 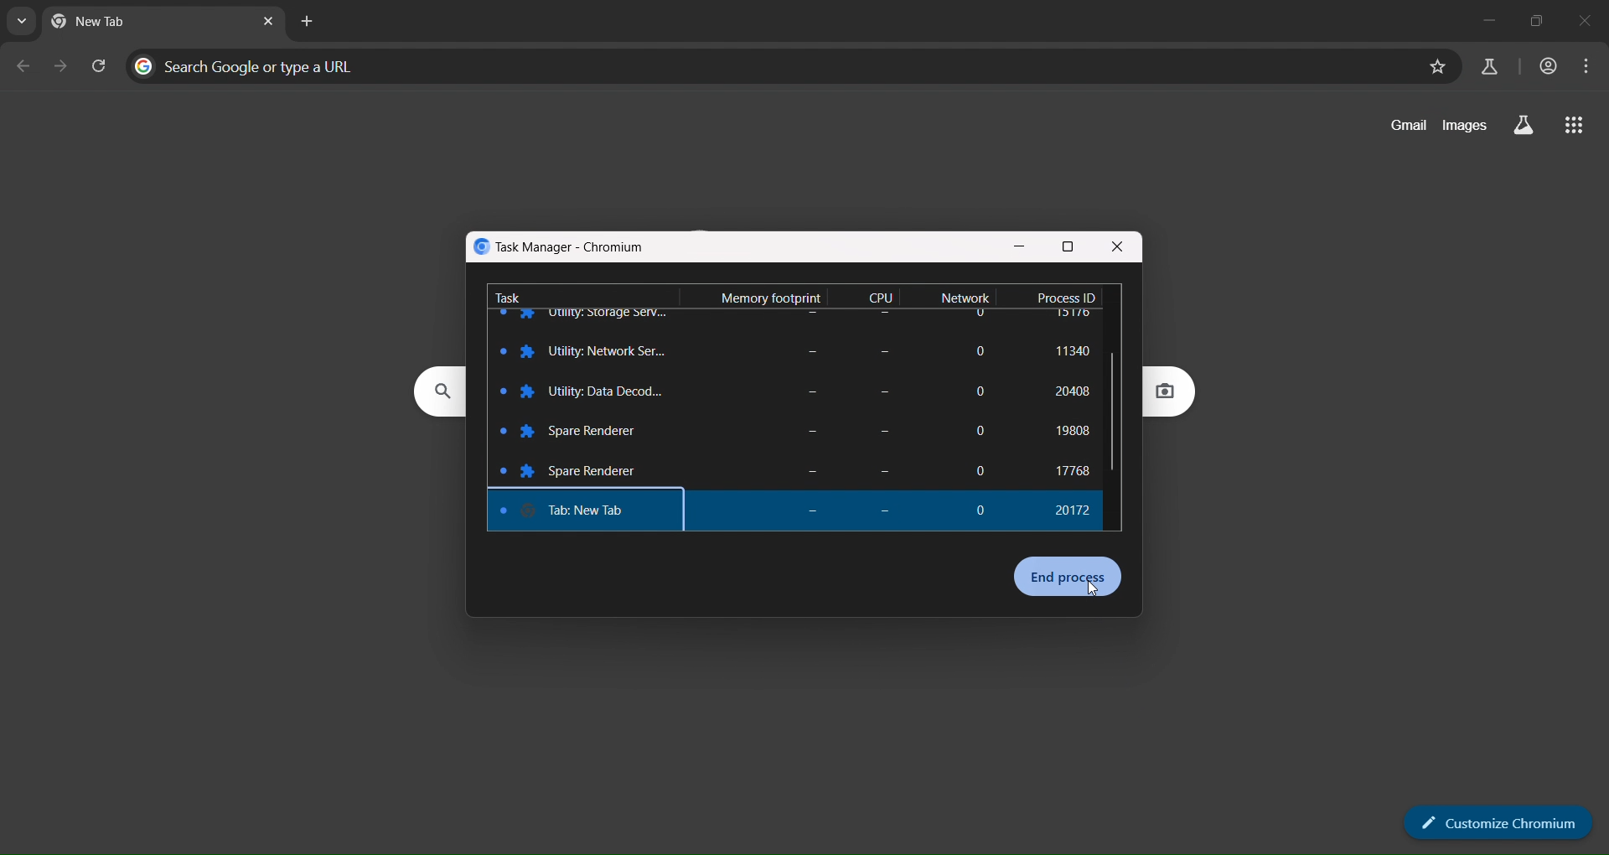 What do you see at coordinates (1487, 65) in the screenshot?
I see `search labs` at bounding box center [1487, 65].